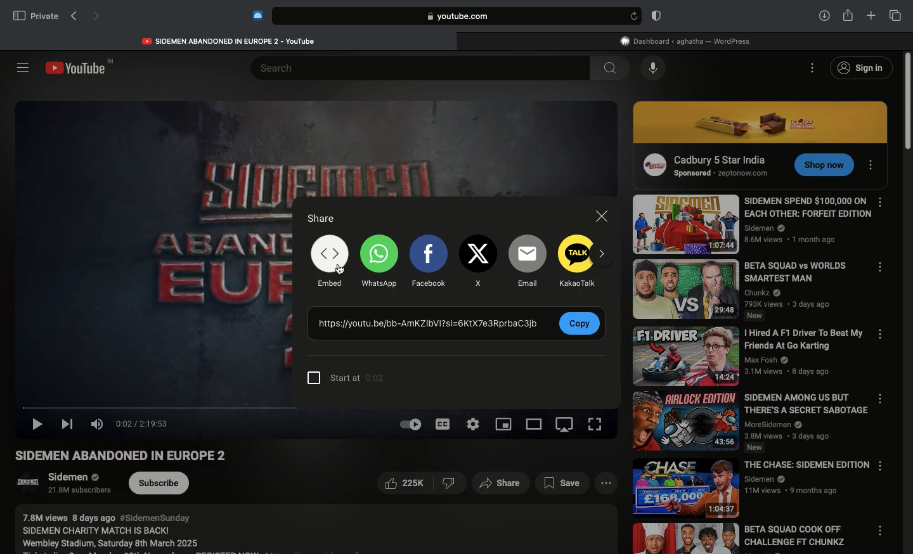  Describe the element at coordinates (860, 68) in the screenshot. I see `Sign in` at that location.